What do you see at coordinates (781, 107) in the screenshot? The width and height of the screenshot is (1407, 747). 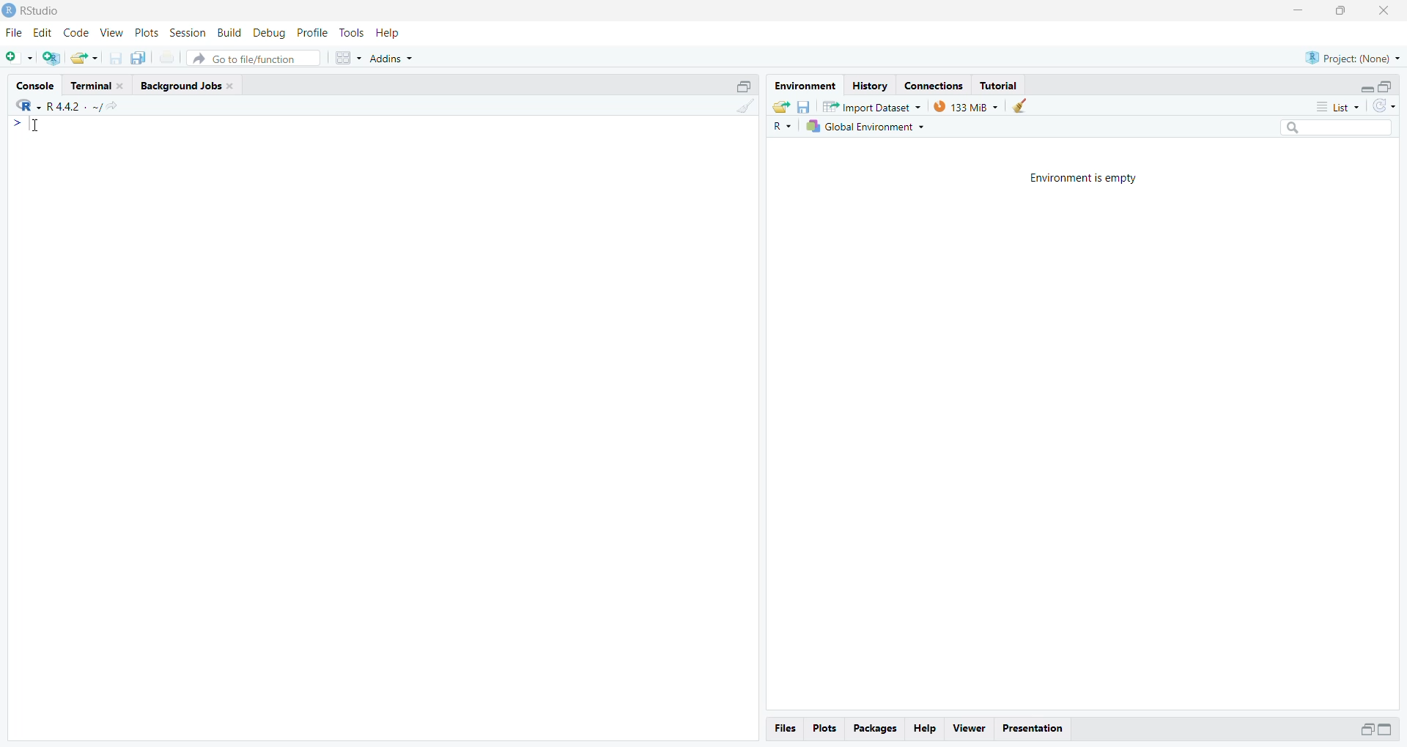 I see `Load workspace` at bounding box center [781, 107].